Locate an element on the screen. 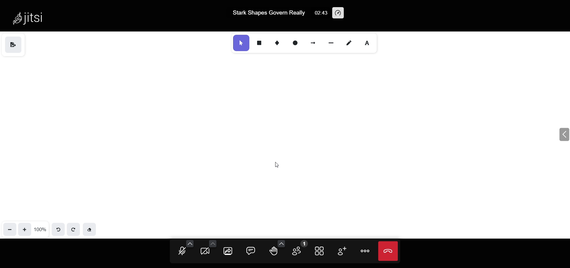 This screenshot has width=570, height=268. microphone is located at coordinates (182, 252).